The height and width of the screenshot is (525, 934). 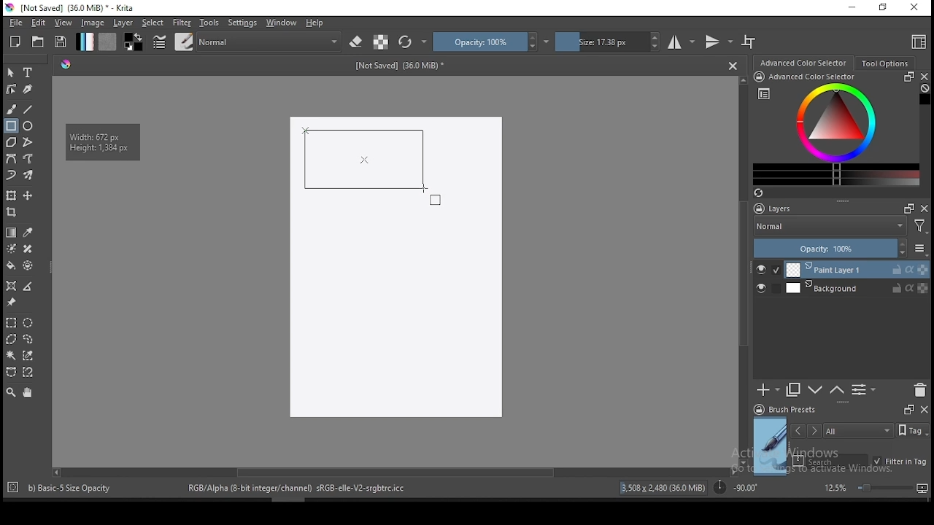 What do you see at coordinates (99, 141) in the screenshot?
I see `width and height` at bounding box center [99, 141].